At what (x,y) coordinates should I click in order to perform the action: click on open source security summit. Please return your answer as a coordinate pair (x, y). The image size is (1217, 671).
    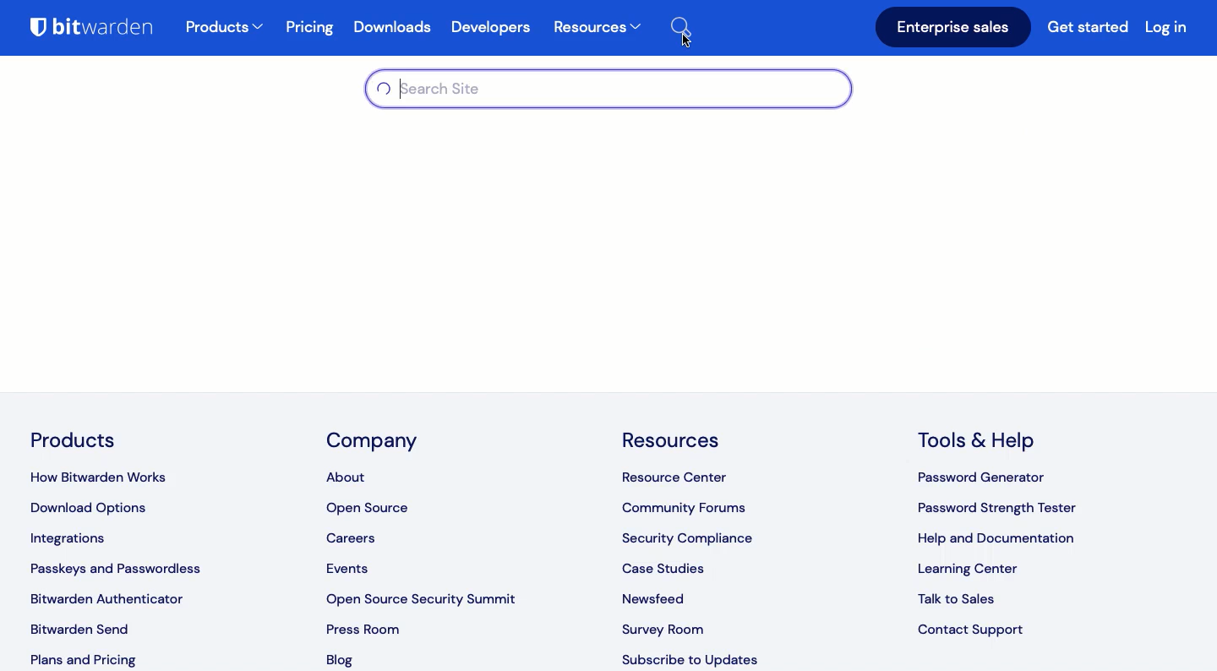
    Looking at the image, I should click on (428, 597).